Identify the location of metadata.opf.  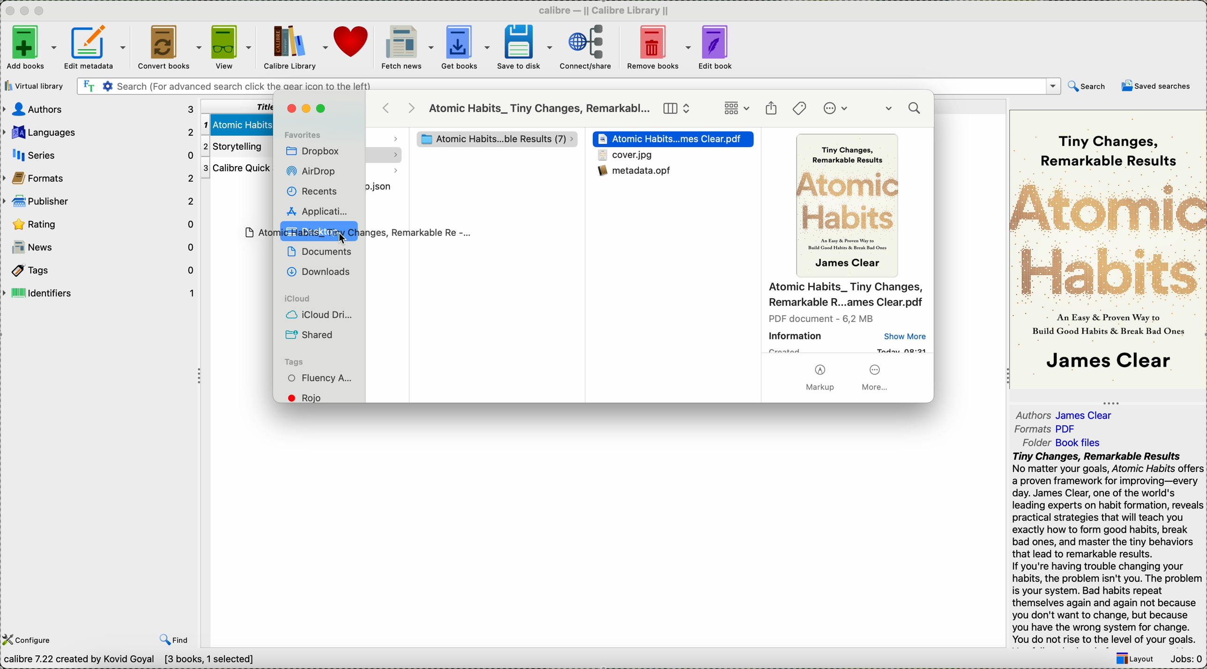
(639, 176).